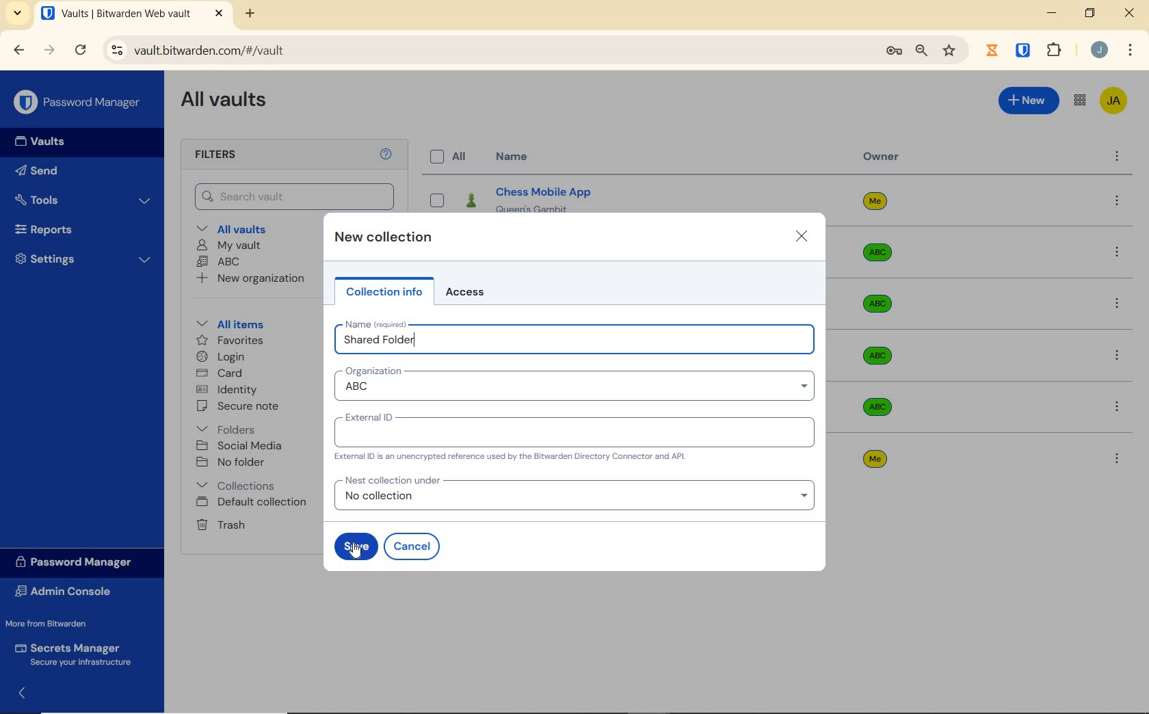 The image size is (1149, 714). I want to click on new tab, so click(250, 15).